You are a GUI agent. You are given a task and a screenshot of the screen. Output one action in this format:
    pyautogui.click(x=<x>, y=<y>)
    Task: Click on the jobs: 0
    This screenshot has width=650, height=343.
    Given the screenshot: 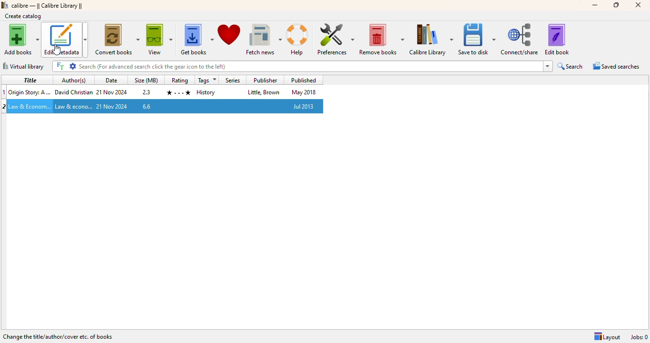 What is the action you would take?
    pyautogui.click(x=639, y=337)
    